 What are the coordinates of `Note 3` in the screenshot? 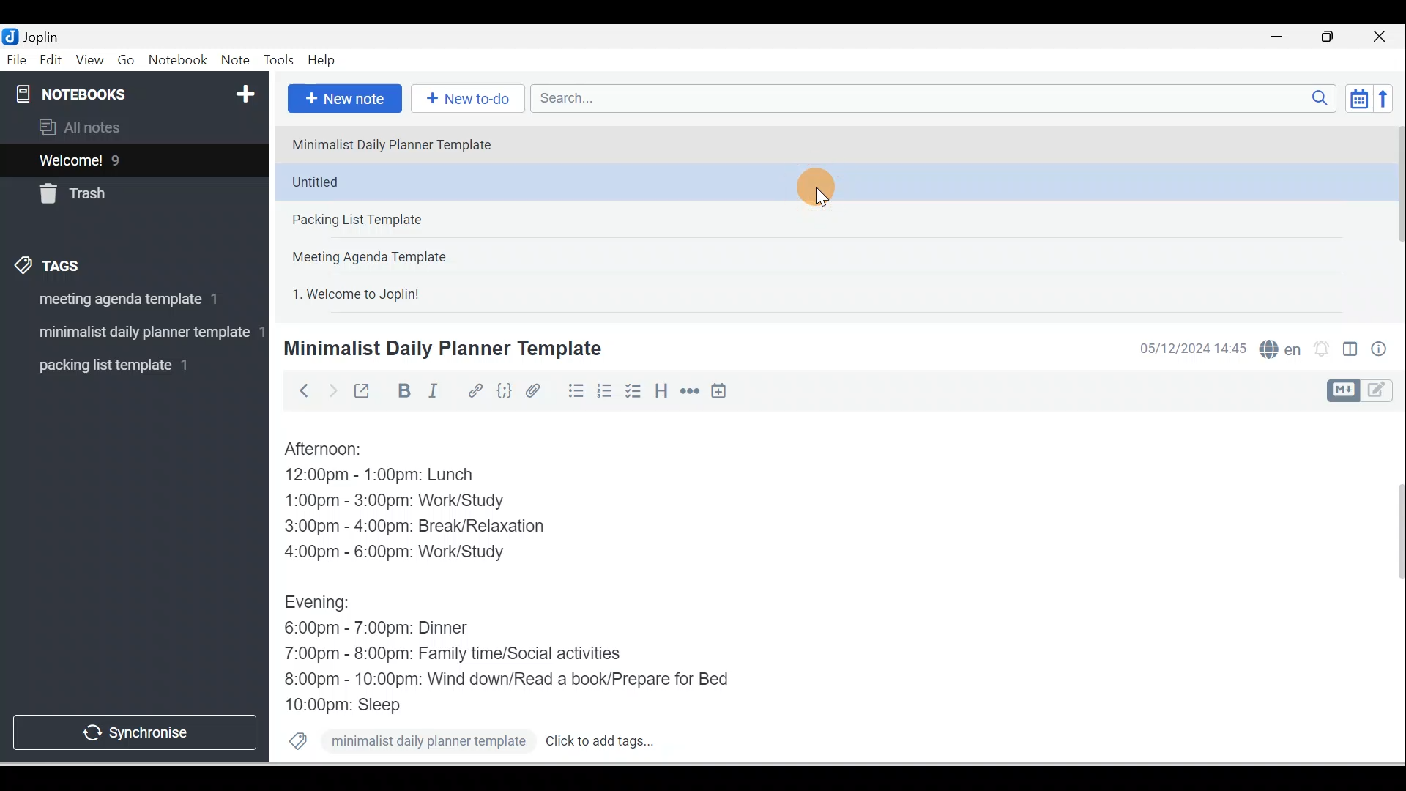 It's located at (403, 220).